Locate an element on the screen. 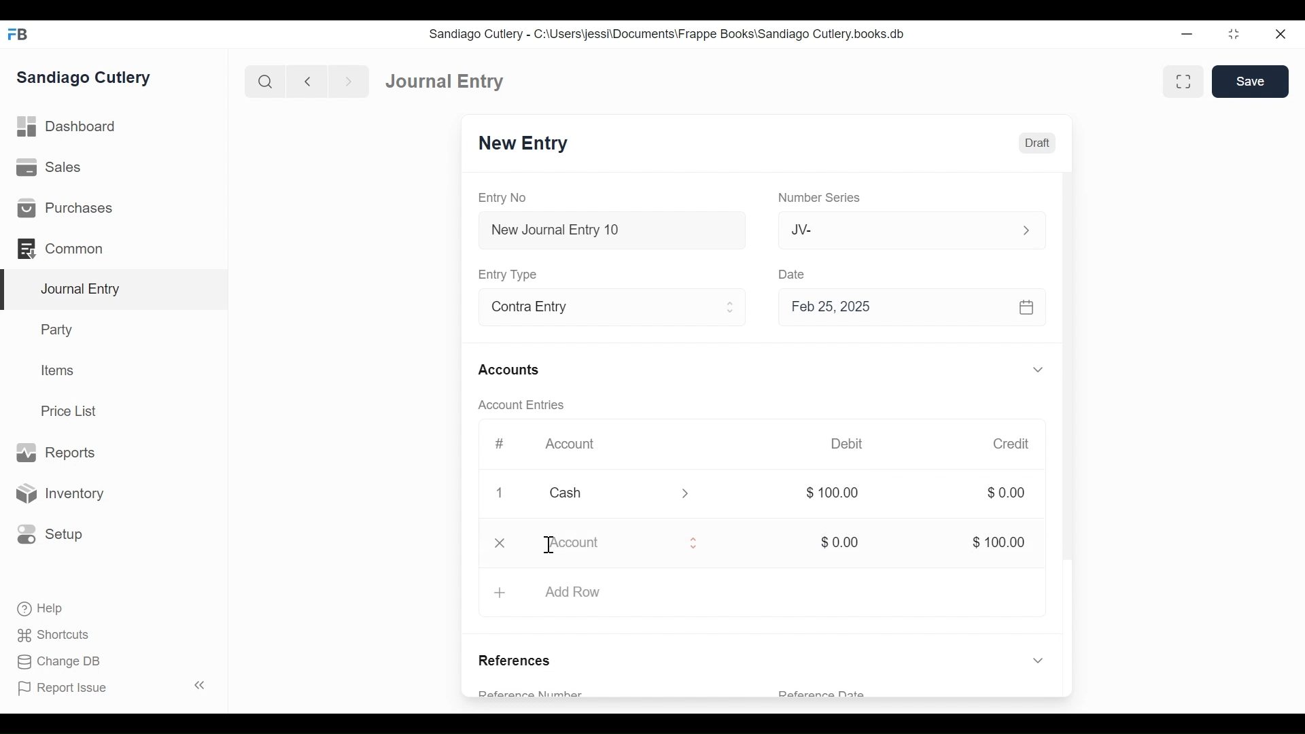  Restore is located at coordinates (1234, 35).